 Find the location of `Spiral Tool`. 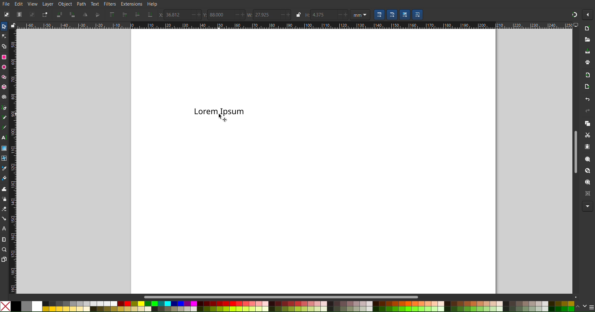

Spiral Tool is located at coordinates (4, 96).